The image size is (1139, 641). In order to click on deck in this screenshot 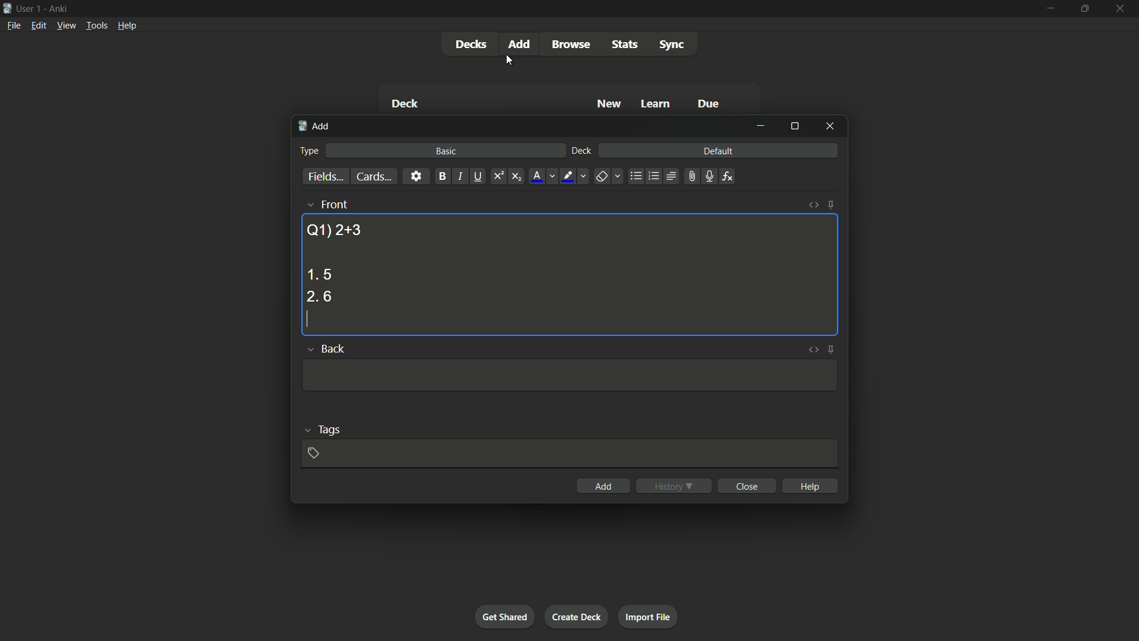, I will do `click(582, 151)`.